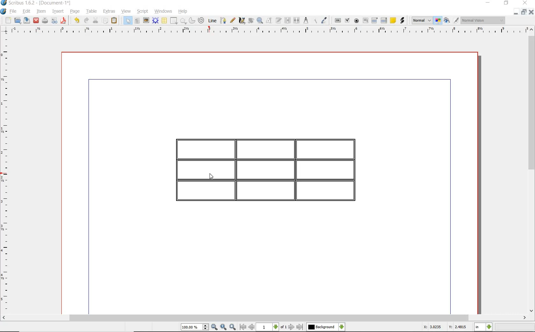 The image size is (535, 332). Describe the element at coordinates (155, 21) in the screenshot. I see `render frame` at that location.